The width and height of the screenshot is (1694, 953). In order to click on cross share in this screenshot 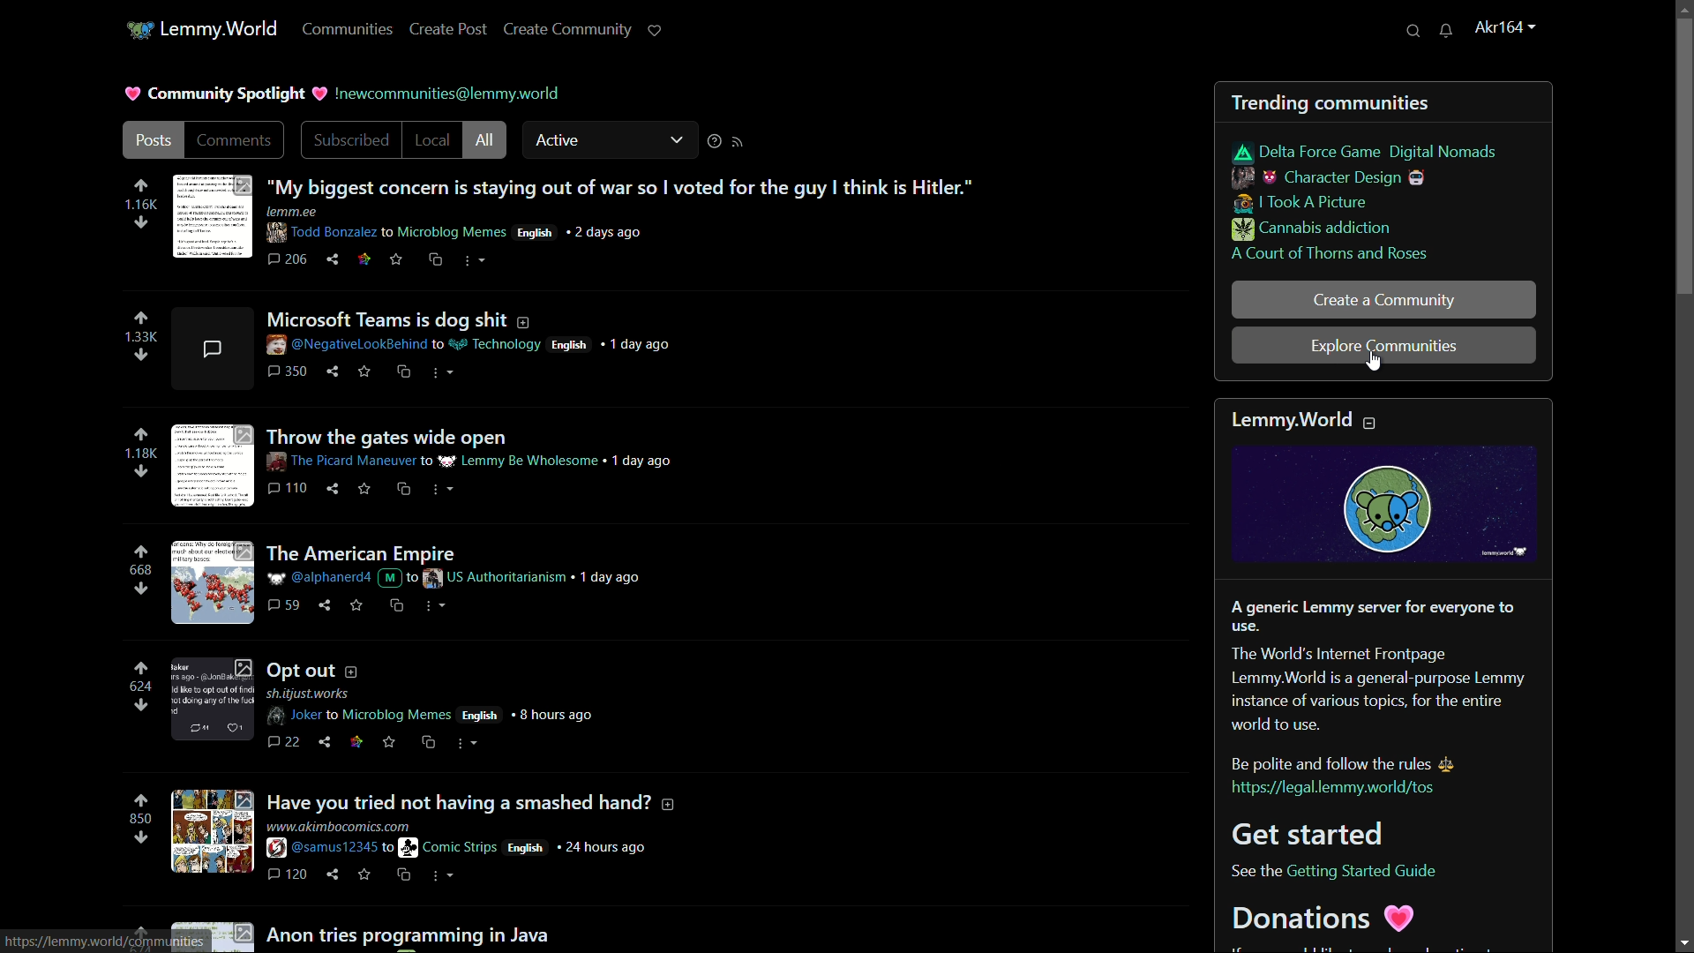, I will do `click(402, 491)`.